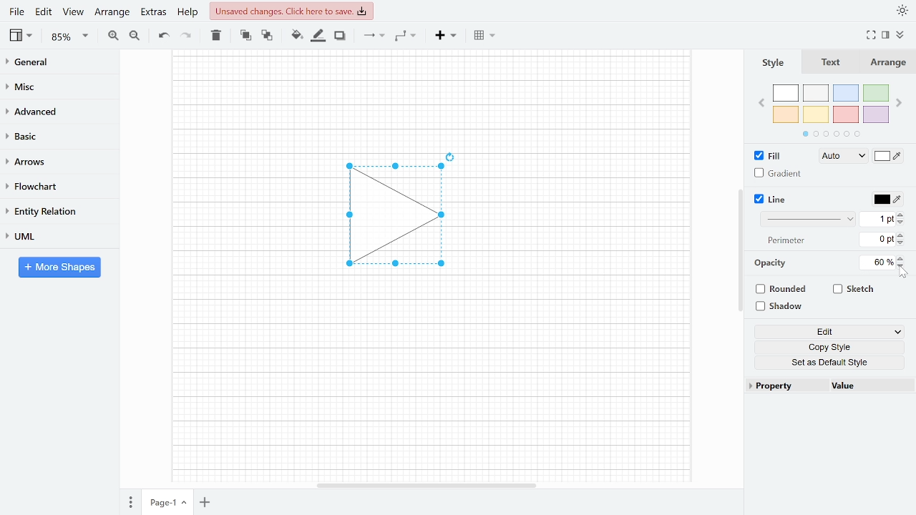  Describe the element at coordinates (54, 86) in the screenshot. I see `MIsc` at that location.